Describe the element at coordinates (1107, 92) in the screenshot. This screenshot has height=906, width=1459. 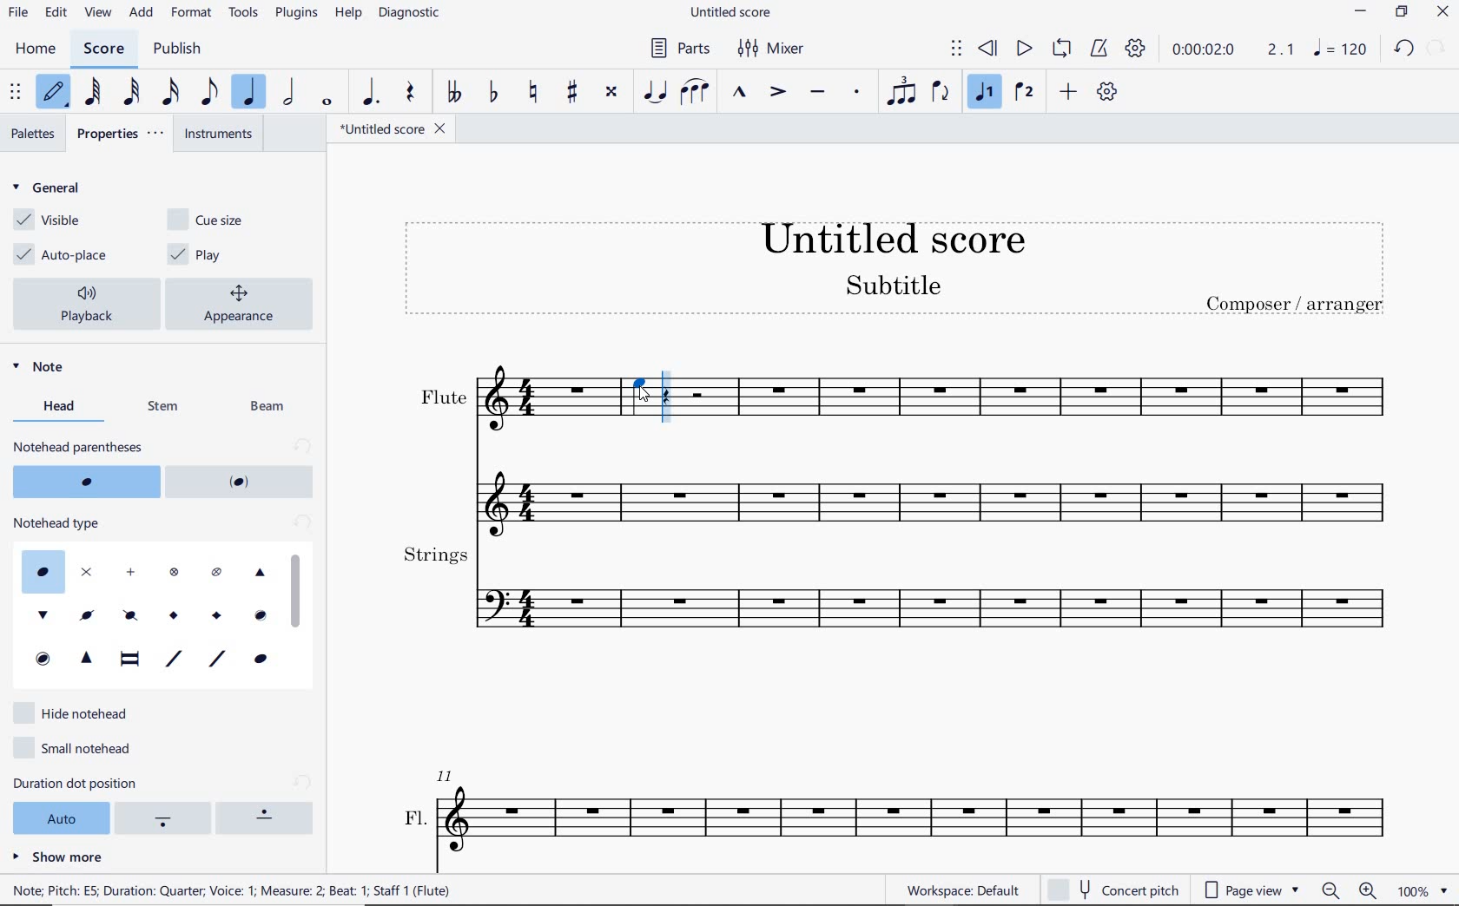
I see `CUSTOMIZE TOOLBAR` at that location.